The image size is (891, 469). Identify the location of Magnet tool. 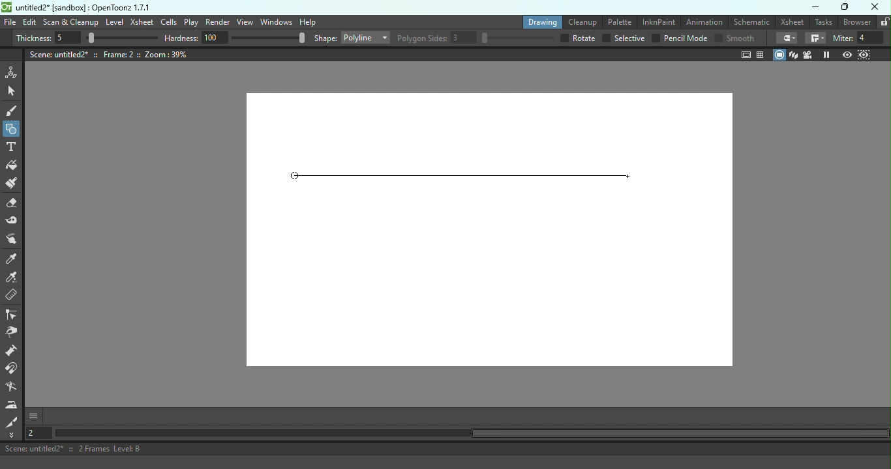
(14, 370).